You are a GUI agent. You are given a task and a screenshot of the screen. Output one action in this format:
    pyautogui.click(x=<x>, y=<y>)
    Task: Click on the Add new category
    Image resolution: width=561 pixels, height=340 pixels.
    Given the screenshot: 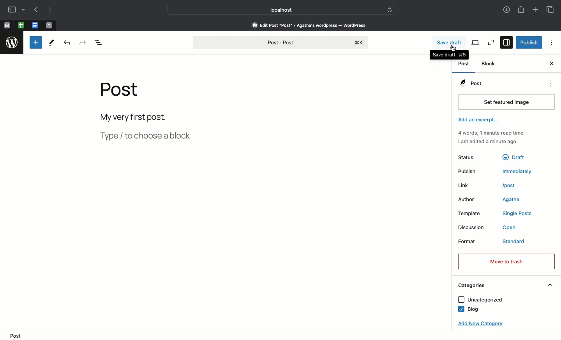 What is the action you would take?
    pyautogui.click(x=478, y=324)
    